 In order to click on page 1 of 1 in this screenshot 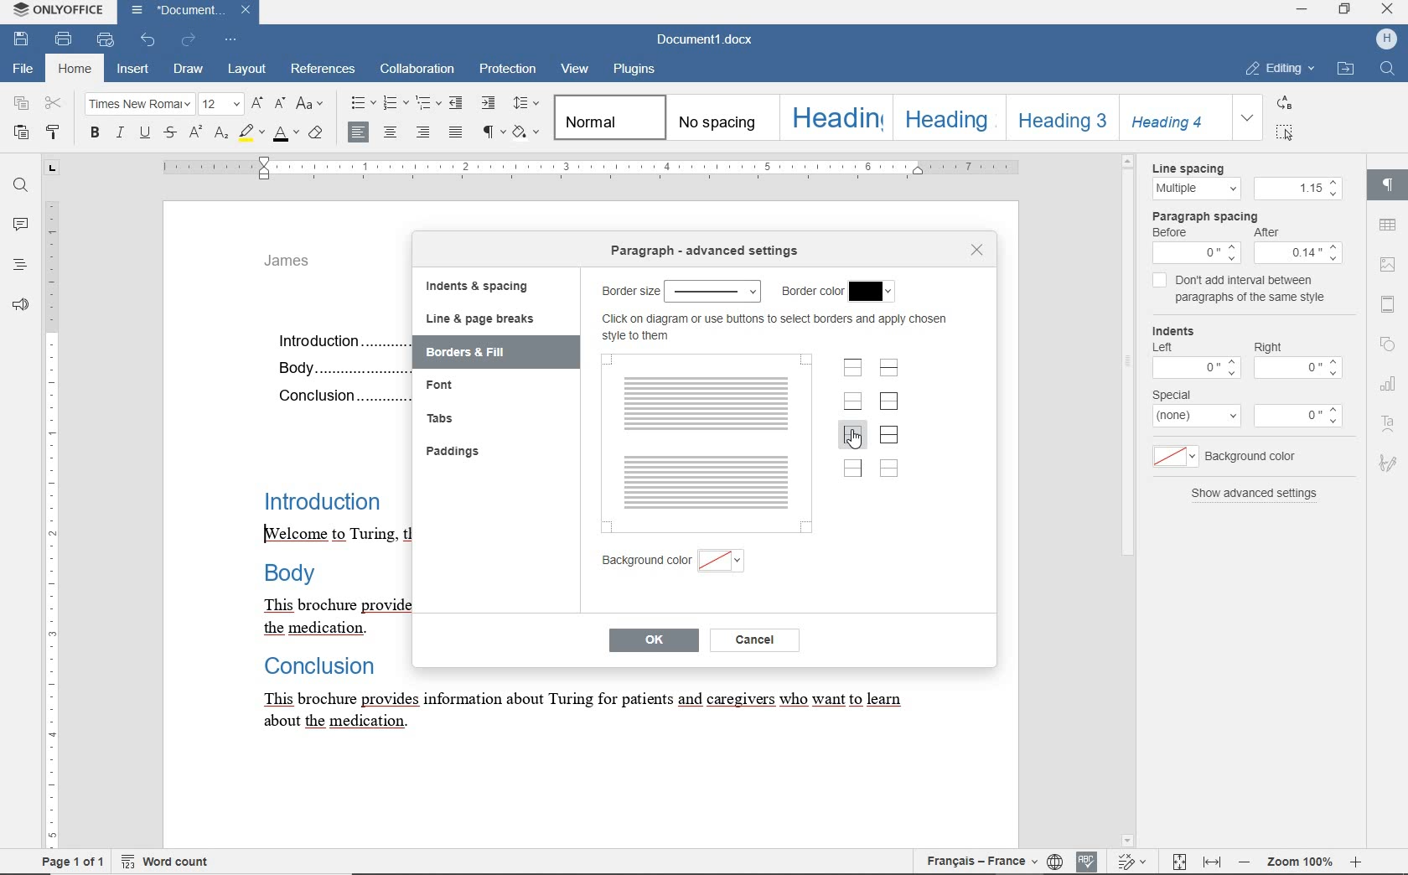, I will do `click(54, 863)`.